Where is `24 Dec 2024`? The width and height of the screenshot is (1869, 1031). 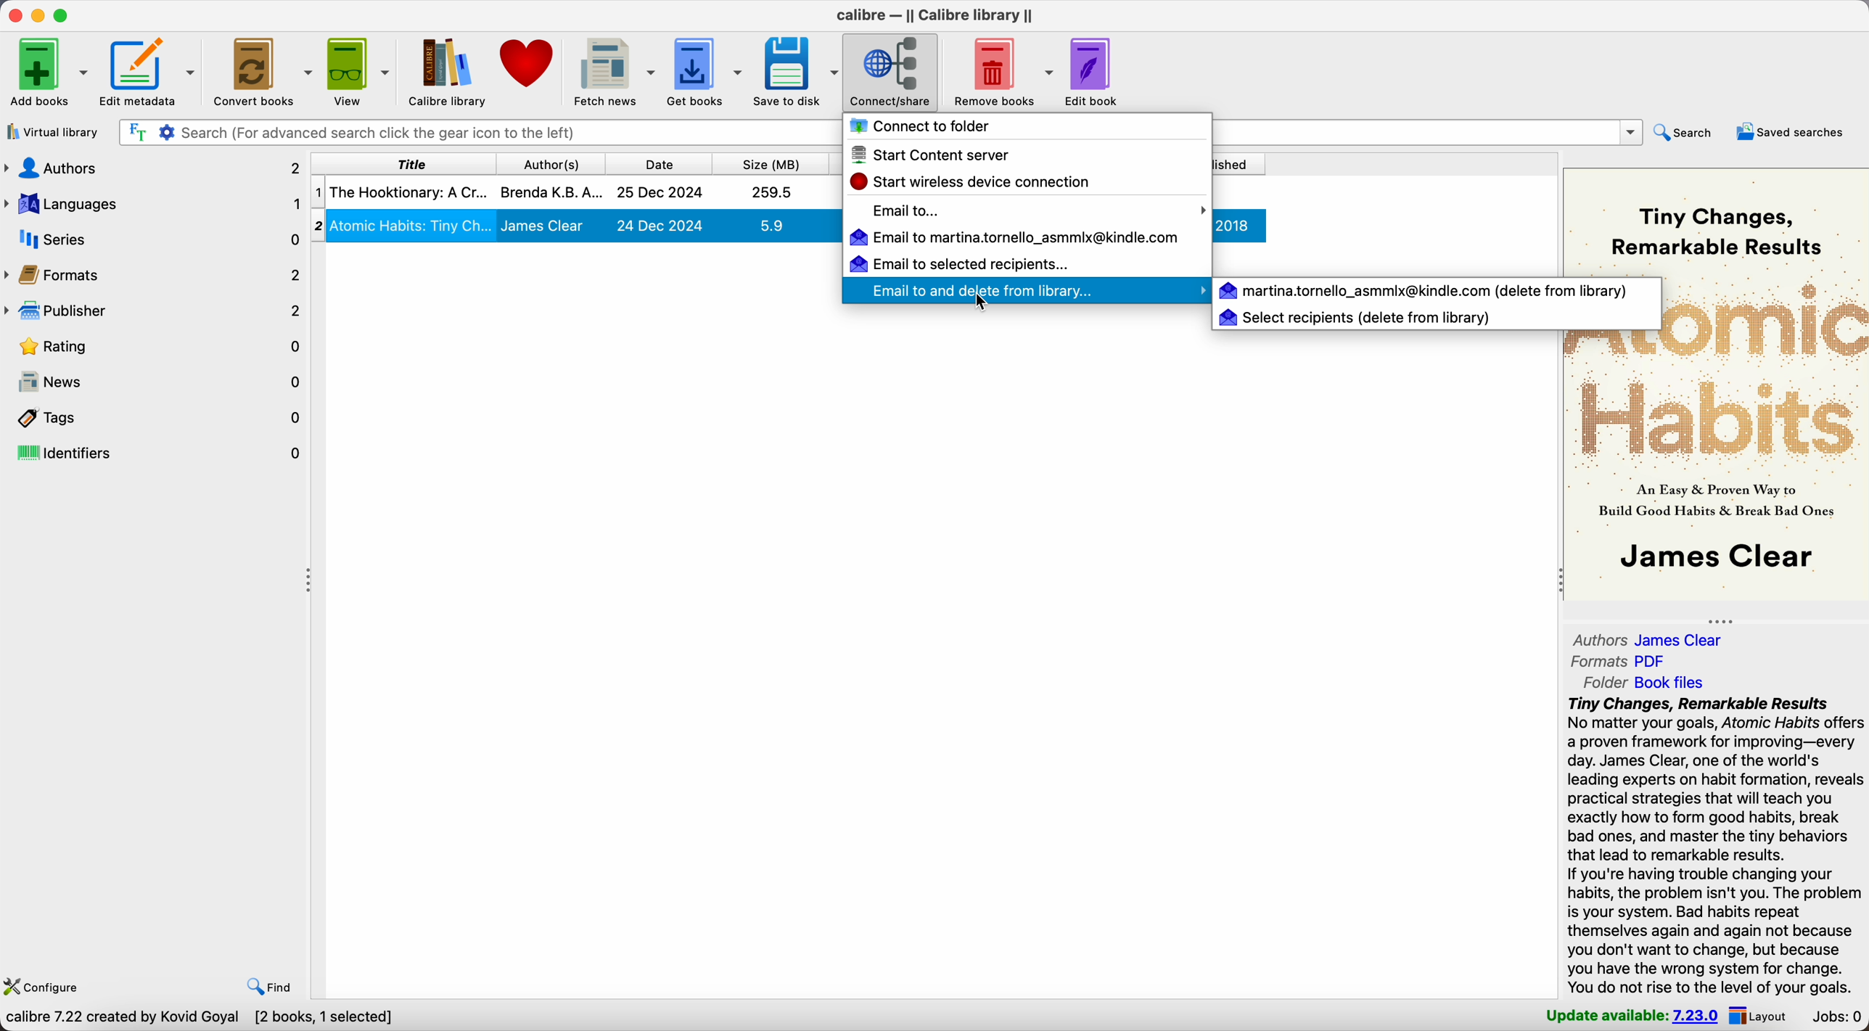
24 Dec 2024 is located at coordinates (660, 225).